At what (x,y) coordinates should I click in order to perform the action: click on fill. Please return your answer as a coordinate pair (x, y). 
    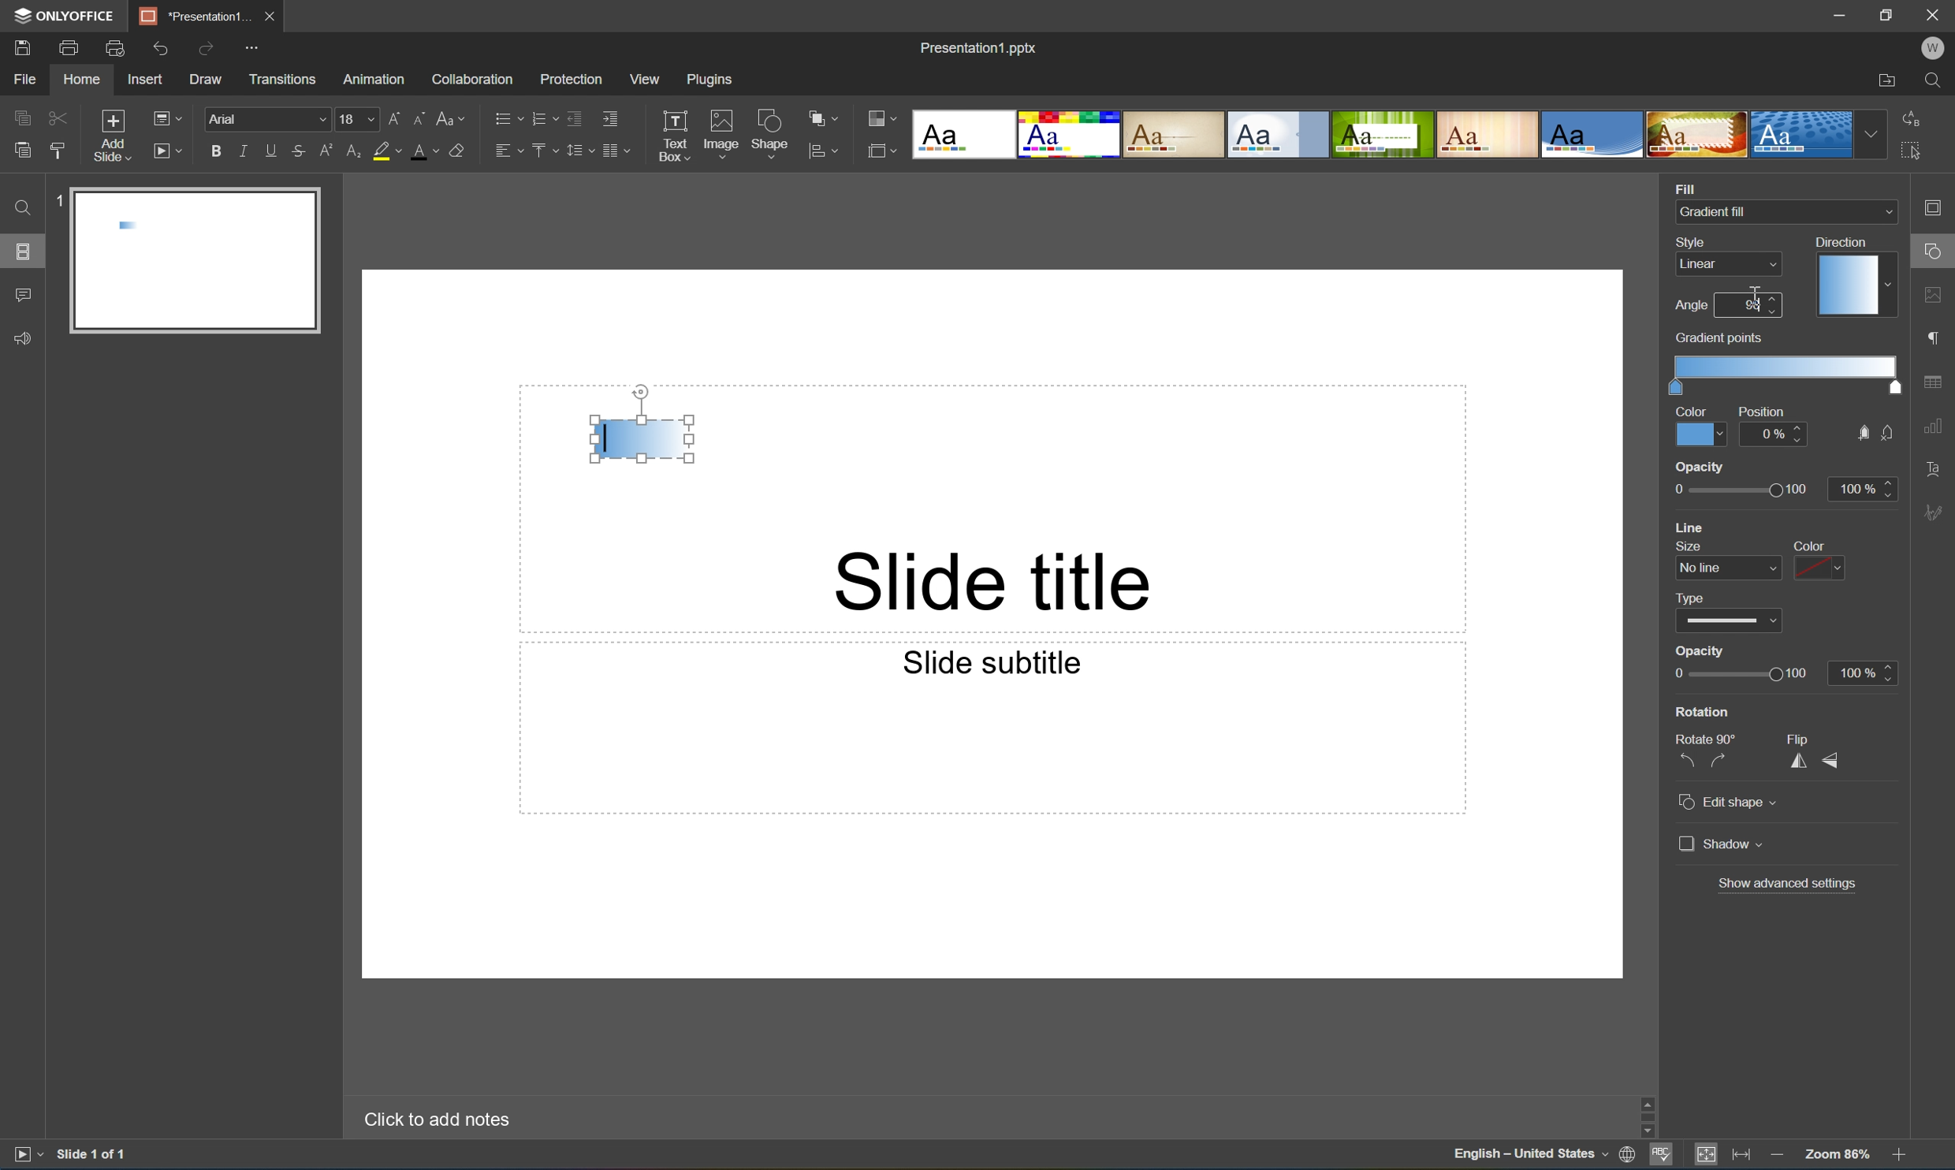
    Looking at the image, I should click on (1860, 434).